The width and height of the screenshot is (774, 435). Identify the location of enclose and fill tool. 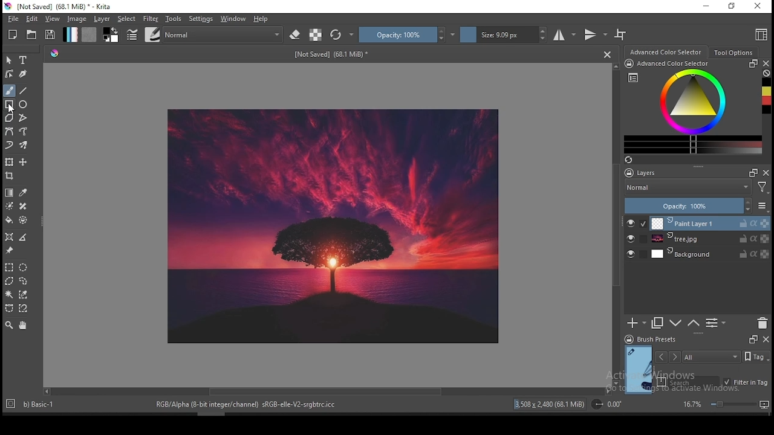
(25, 220).